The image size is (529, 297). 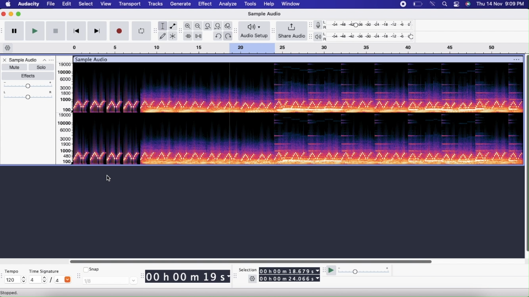 I want to click on Audacity, so click(x=29, y=4).